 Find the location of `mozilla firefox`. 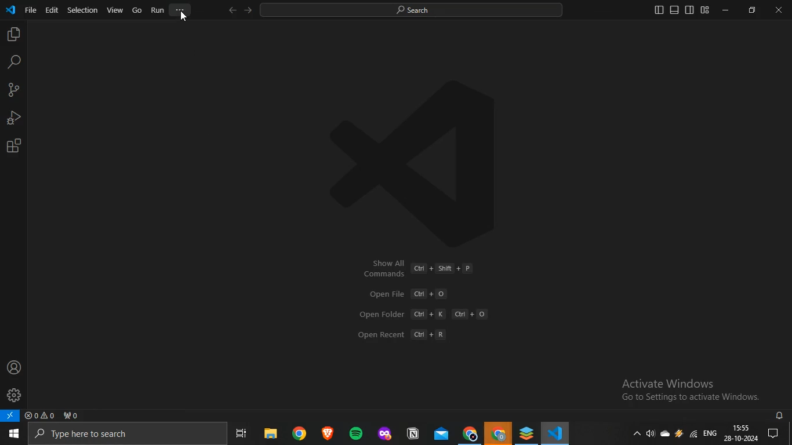

mozilla firefox is located at coordinates (384, 434).